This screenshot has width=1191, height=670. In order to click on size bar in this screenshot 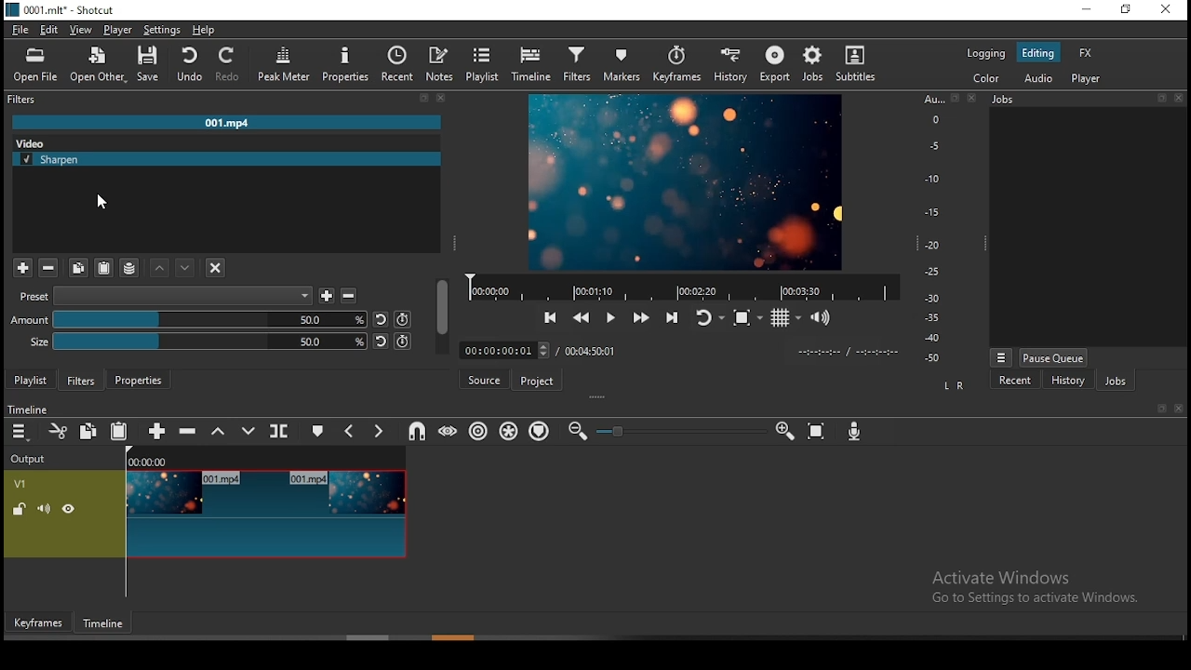, I will do `click(214, 341)`.